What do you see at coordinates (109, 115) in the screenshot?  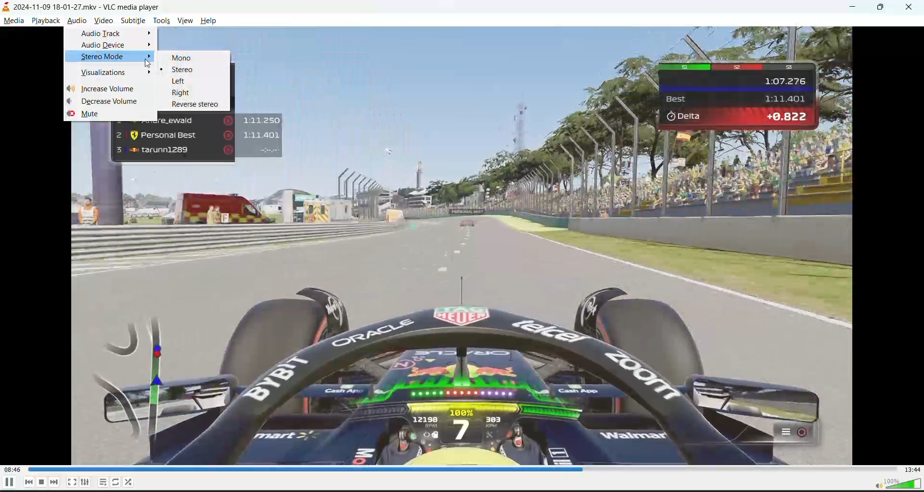 I see `mute` at bounding box center [109, 115].